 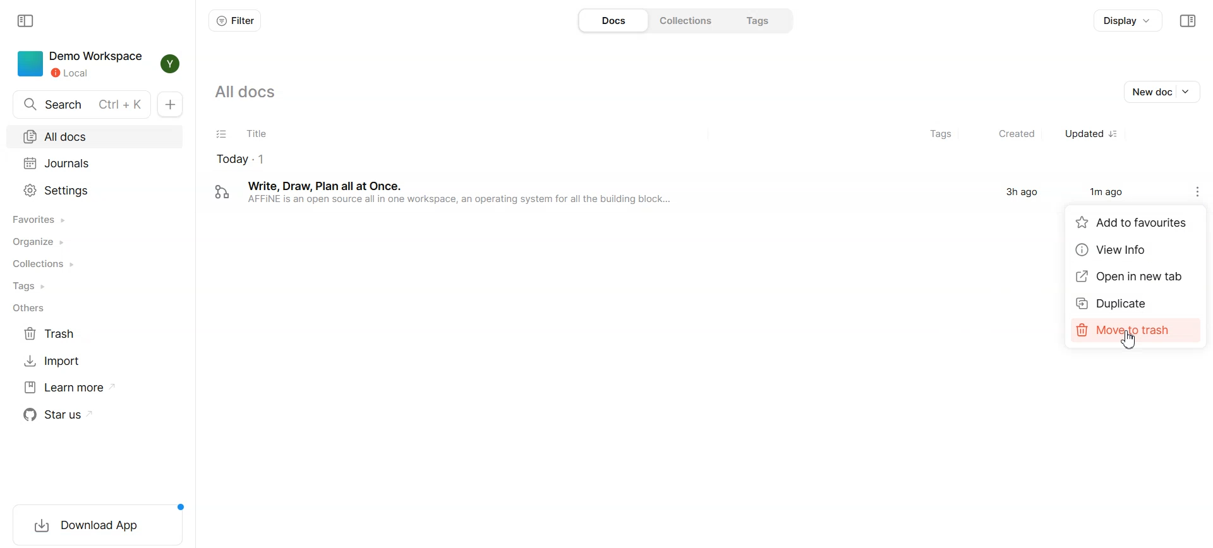 What do you see at coordinates (24, 21) in the screenshot?
I see `Collapse sidebar` at bounding box center [24, 21].